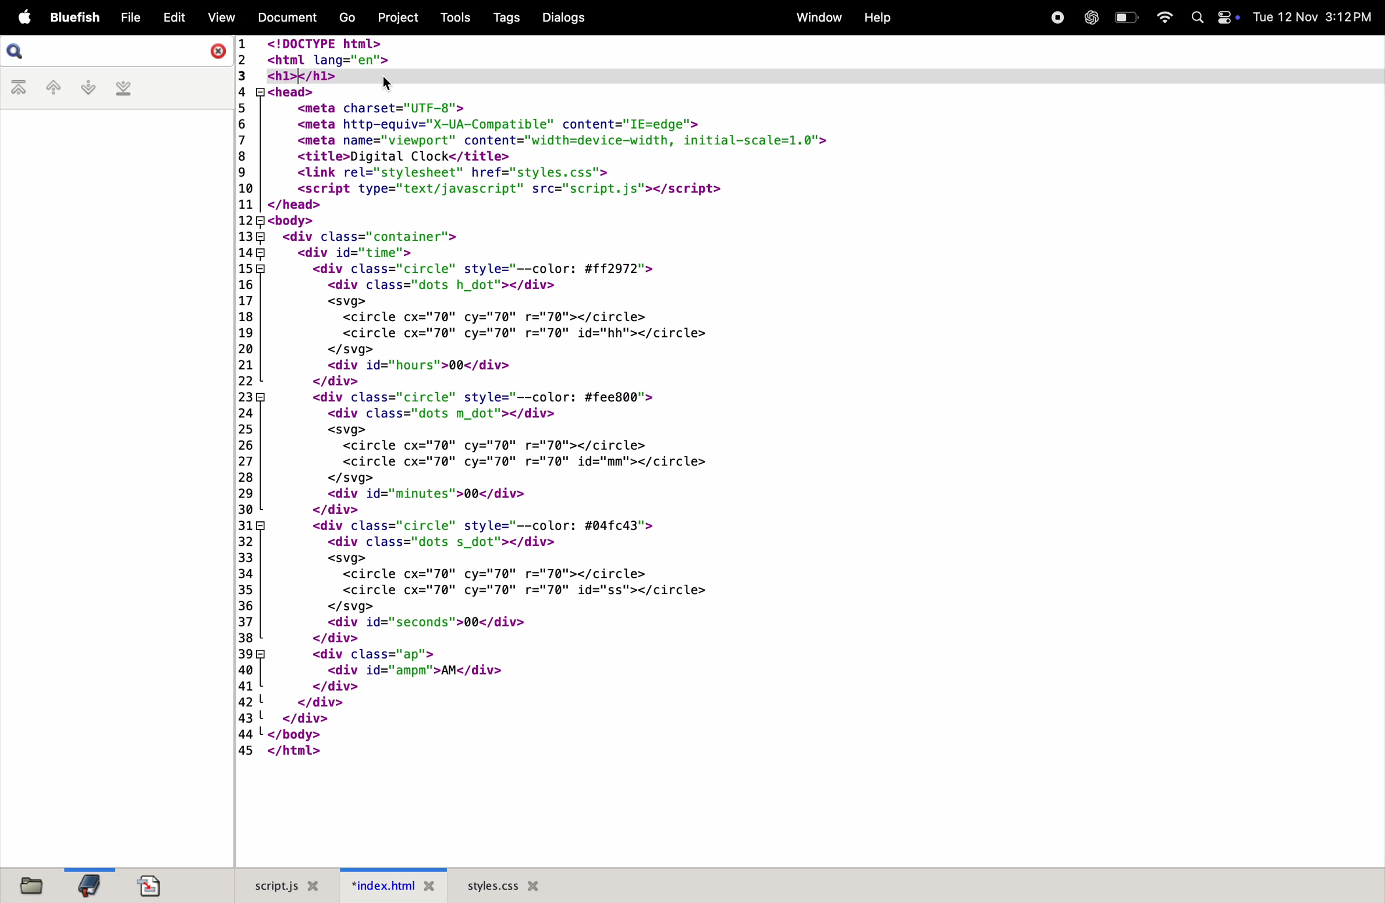  I want to click on edit, so click(173, 16).